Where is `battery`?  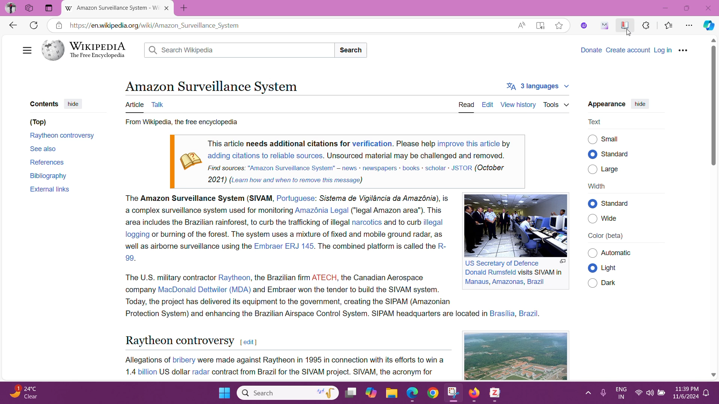 battery is located at coordinates (660, 393).